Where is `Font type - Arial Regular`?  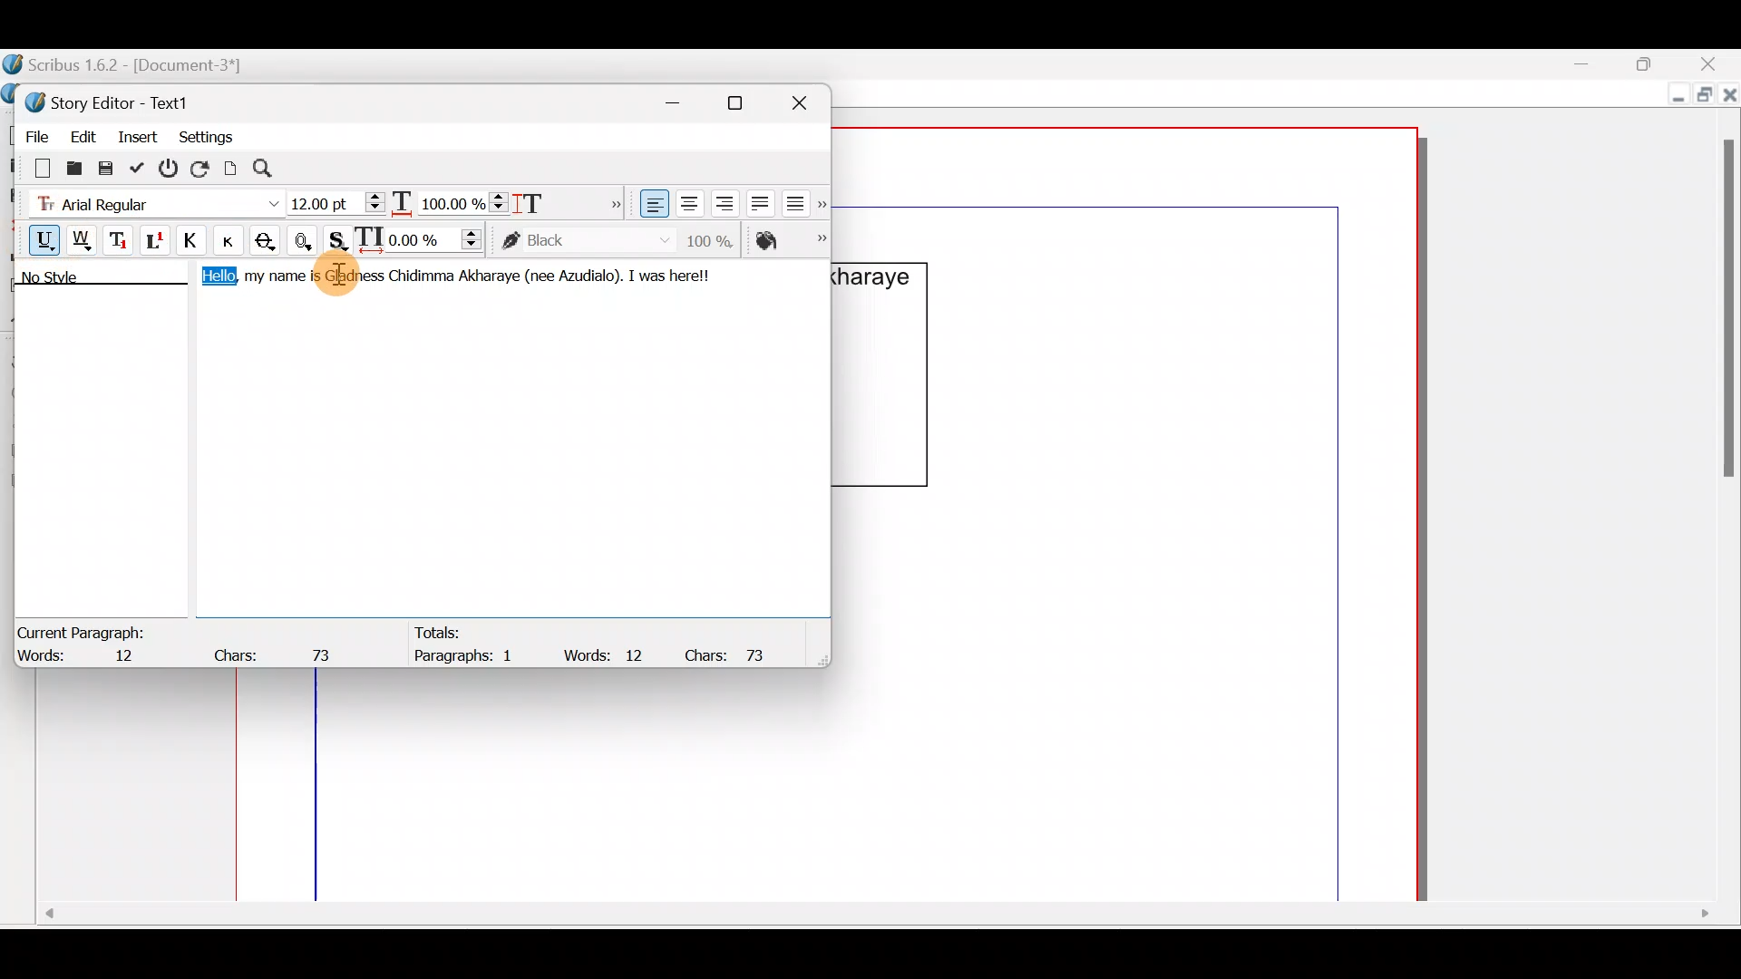
Font type - Arial Regular is located at coordinates (151, 200).